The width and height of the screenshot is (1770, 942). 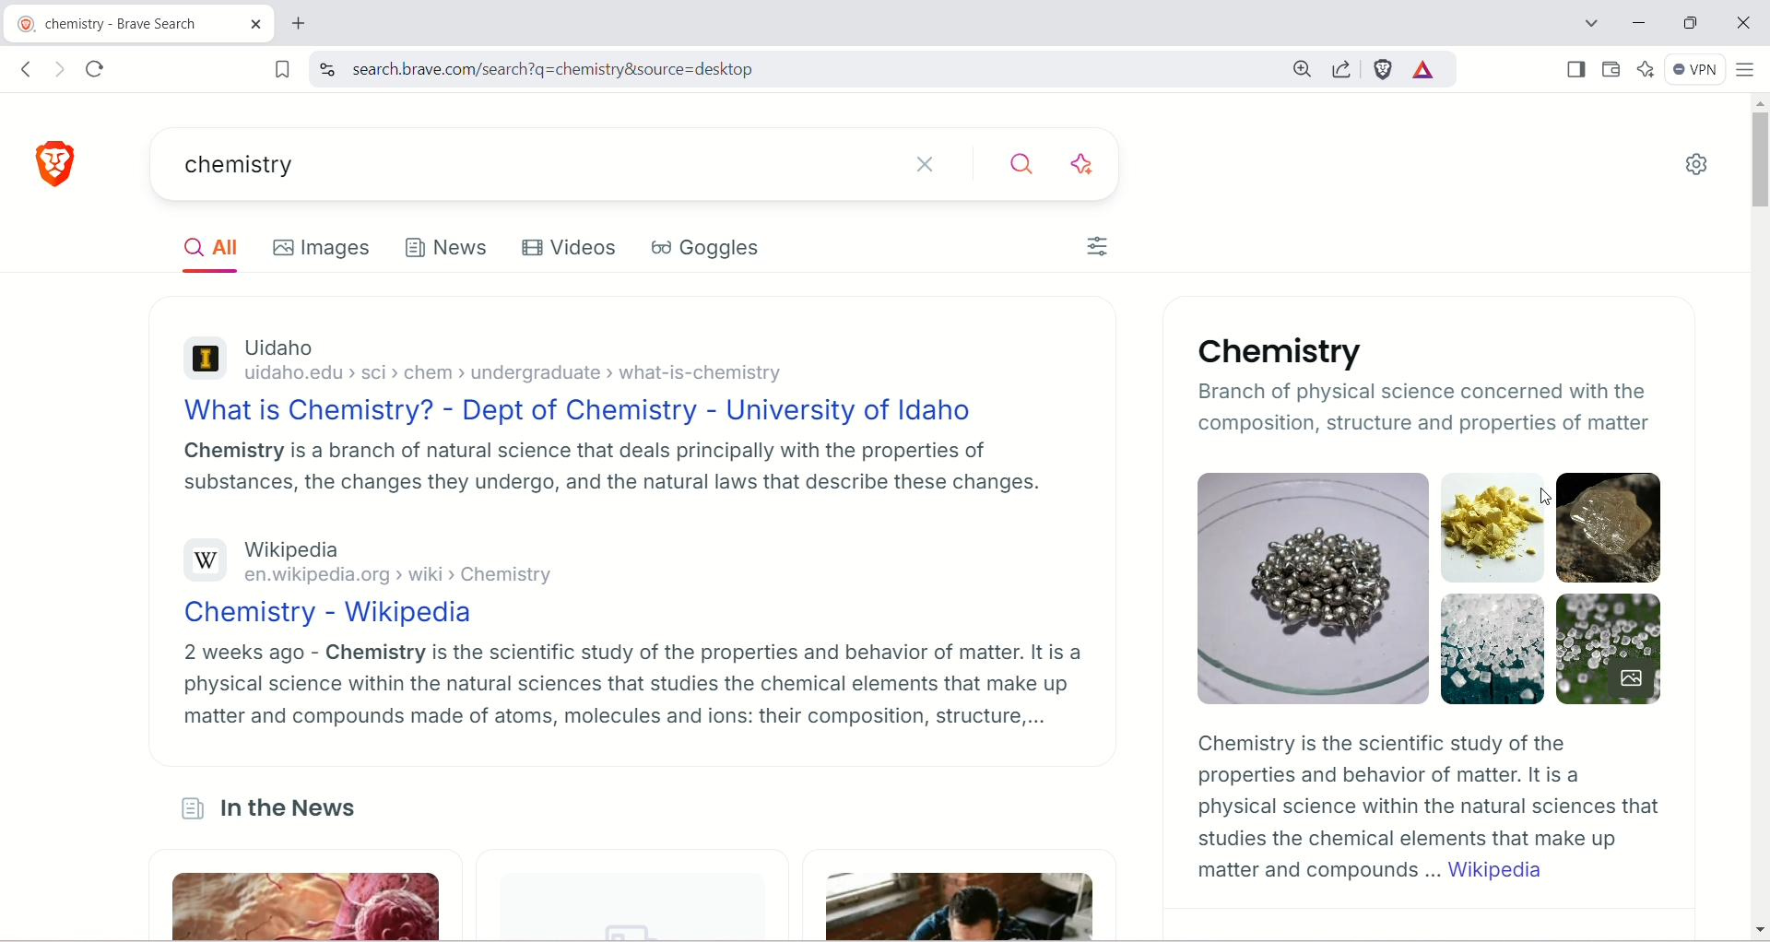 I want to click on Images, so click(x=319, y=246).